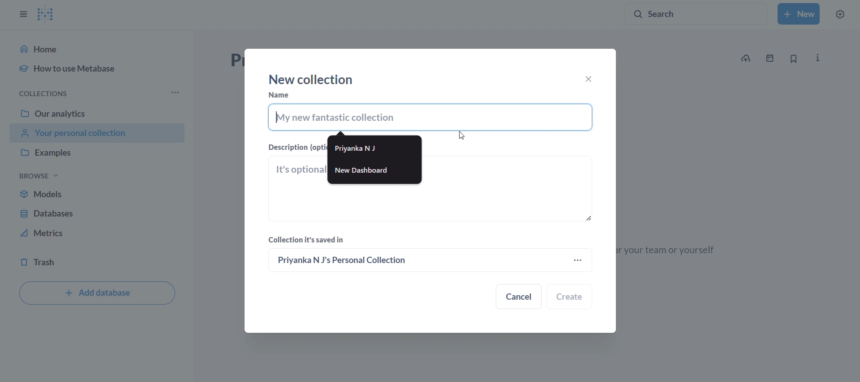 This screenshot has height=382, width=860. Describe the element at coordinates (97, 48) in the screenshot. I see `home` at that location.